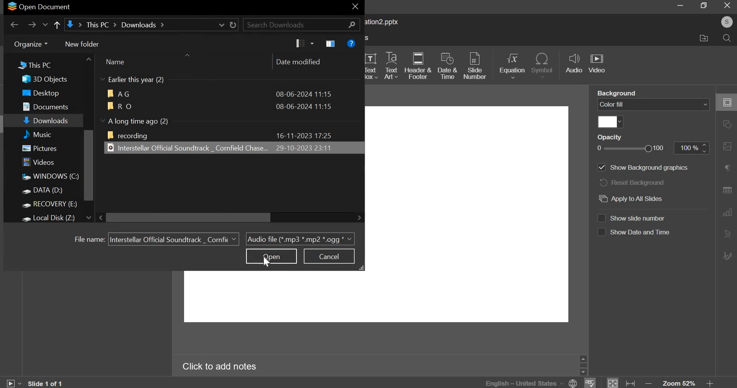  Describe the element at coordinates (583, 365) in the screenshot. I see `scrollbar` at that location.